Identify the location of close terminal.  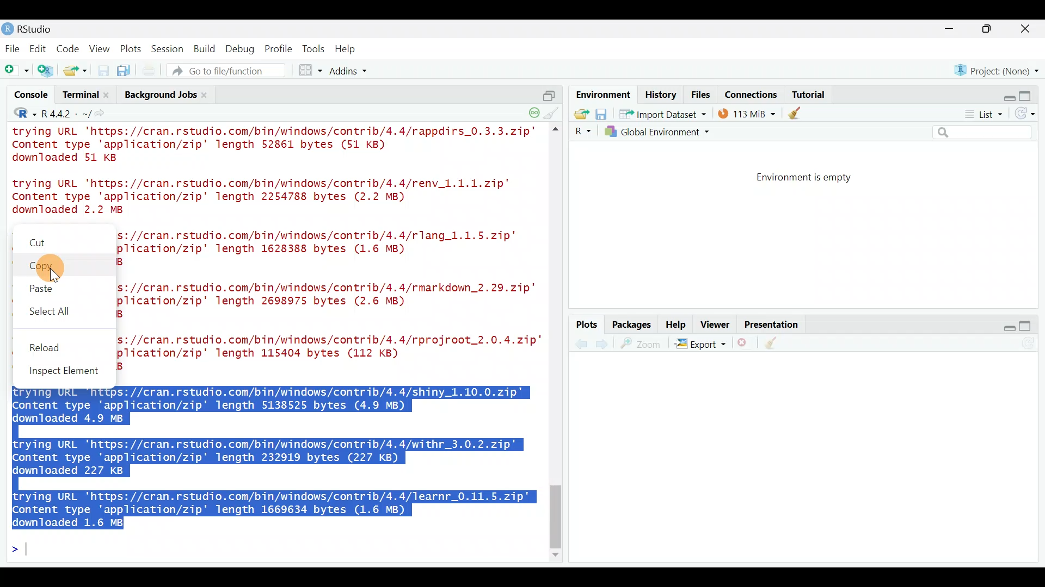
(108, 96).